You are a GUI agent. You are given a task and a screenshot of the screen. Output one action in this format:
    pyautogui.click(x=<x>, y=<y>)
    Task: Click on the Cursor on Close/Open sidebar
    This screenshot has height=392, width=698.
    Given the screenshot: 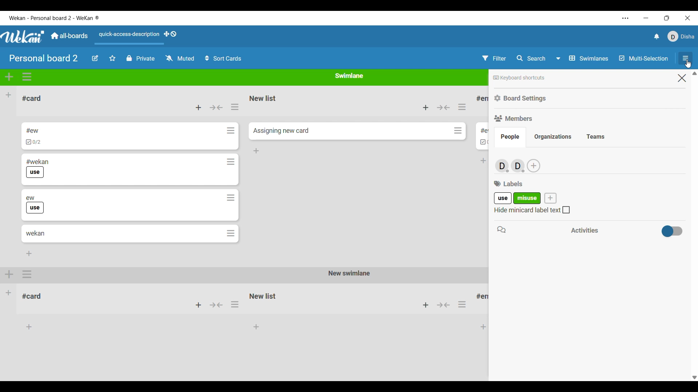 What is the action you would take?
    pyautogui.click(x=685, y=60)
    